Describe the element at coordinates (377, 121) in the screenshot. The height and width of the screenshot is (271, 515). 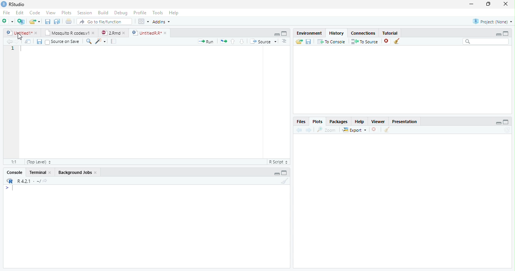
I see `Viewer` at that location.